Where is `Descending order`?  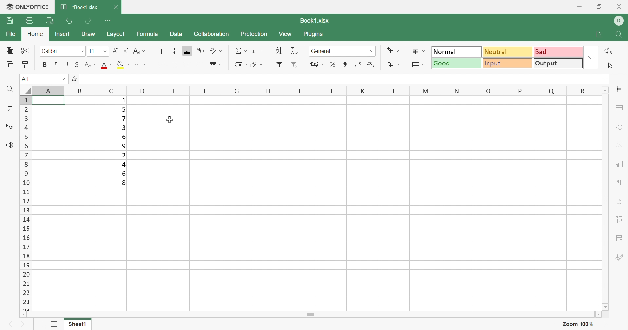
Descending order is located at coordinates (293, 51).